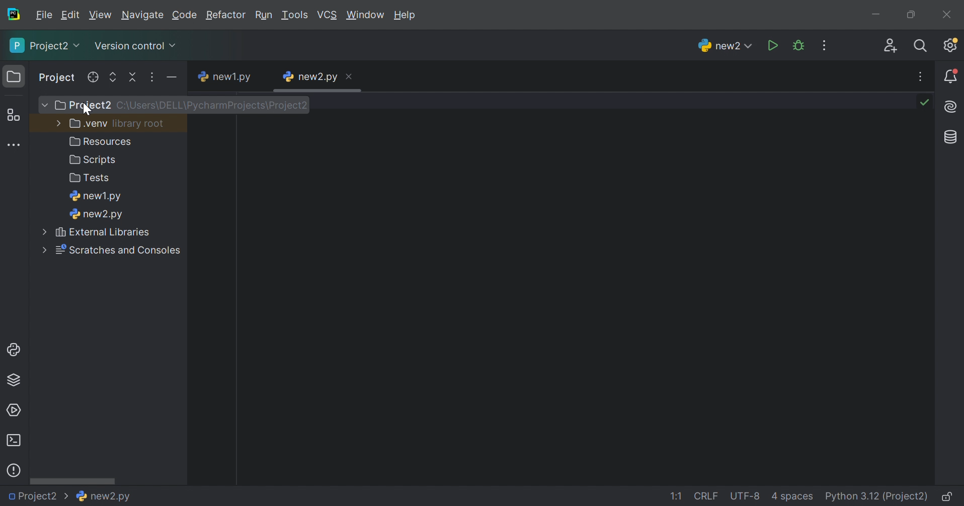  What do you see at coordinates (952, 108) in the screenshot?
I see `AI Assistant` at bounding box center [952, 108].